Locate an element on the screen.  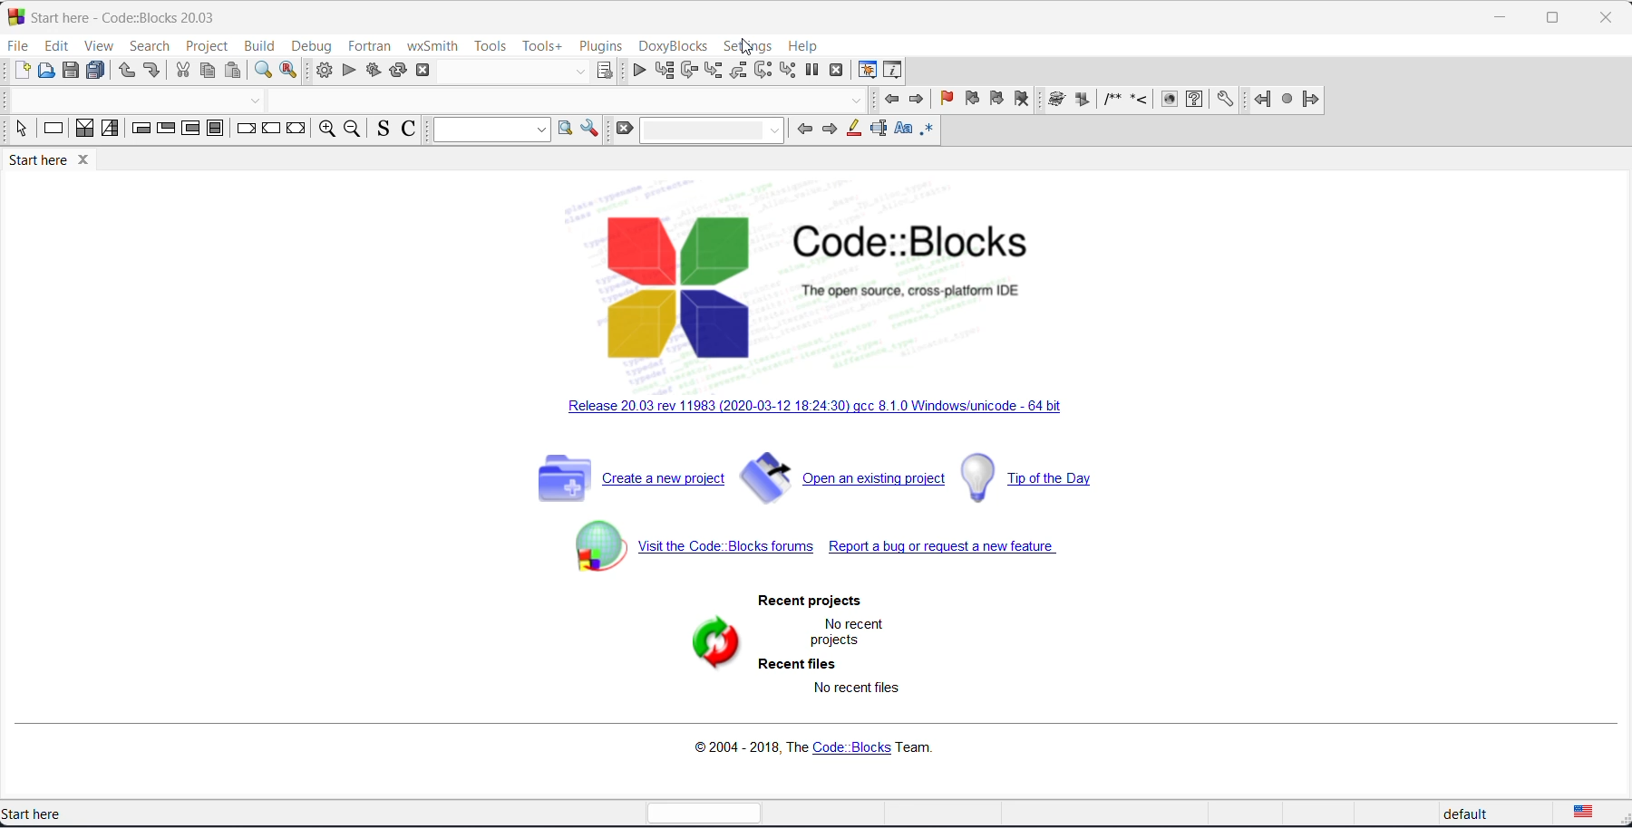
next line is located at coordinates (688, 70).